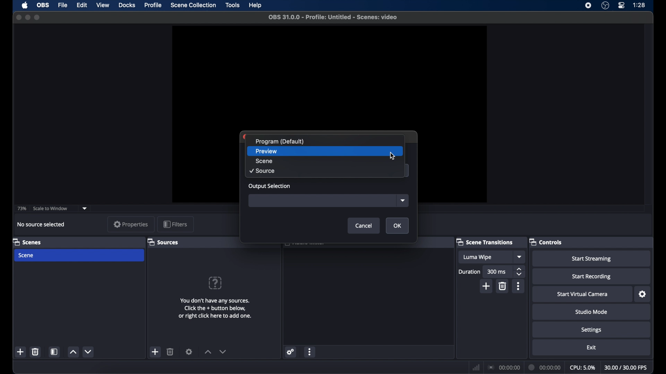  I want to click on docks, so click(127, 6).